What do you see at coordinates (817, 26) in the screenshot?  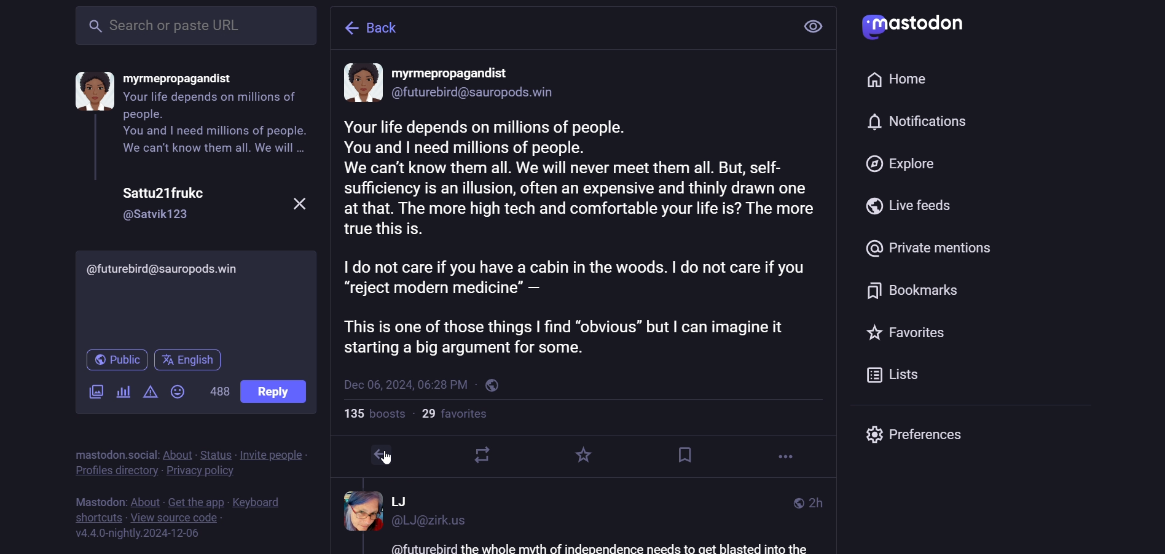 I see `view` at bounding box center [817, 26].